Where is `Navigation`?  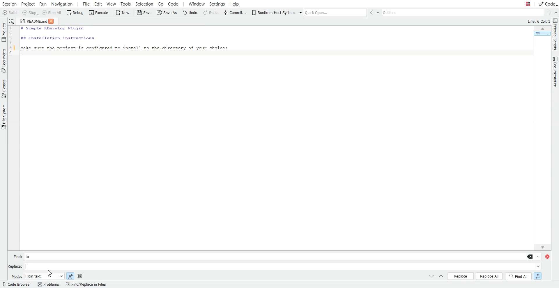 Navigation is located at coordinates (63, 4).